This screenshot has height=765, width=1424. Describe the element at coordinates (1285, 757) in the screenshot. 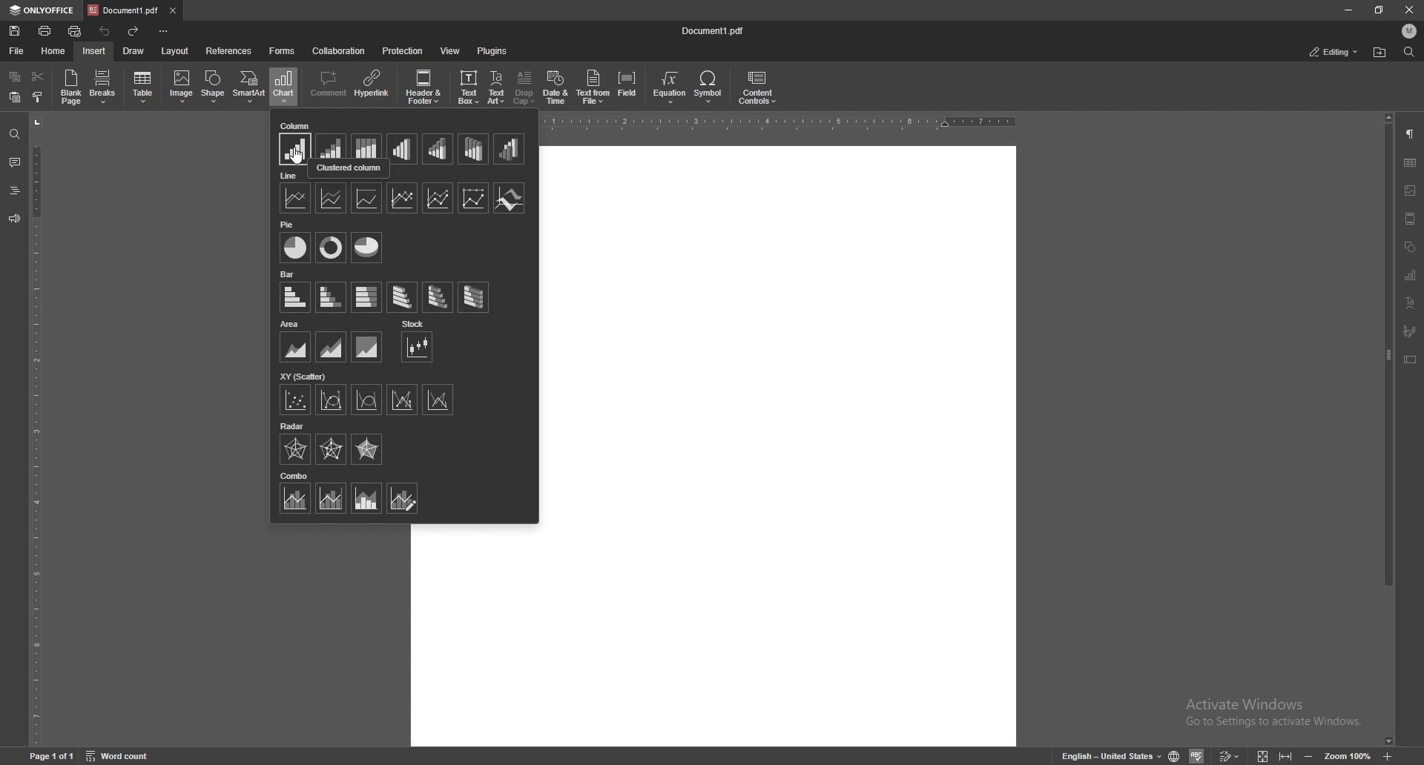

I see `Expand` at that location.